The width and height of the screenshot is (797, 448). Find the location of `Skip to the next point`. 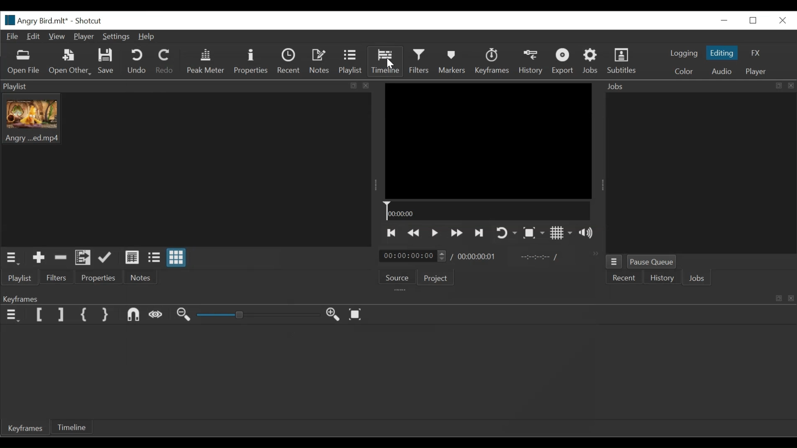

Skip to the next point is located at coordinates (480, 233).